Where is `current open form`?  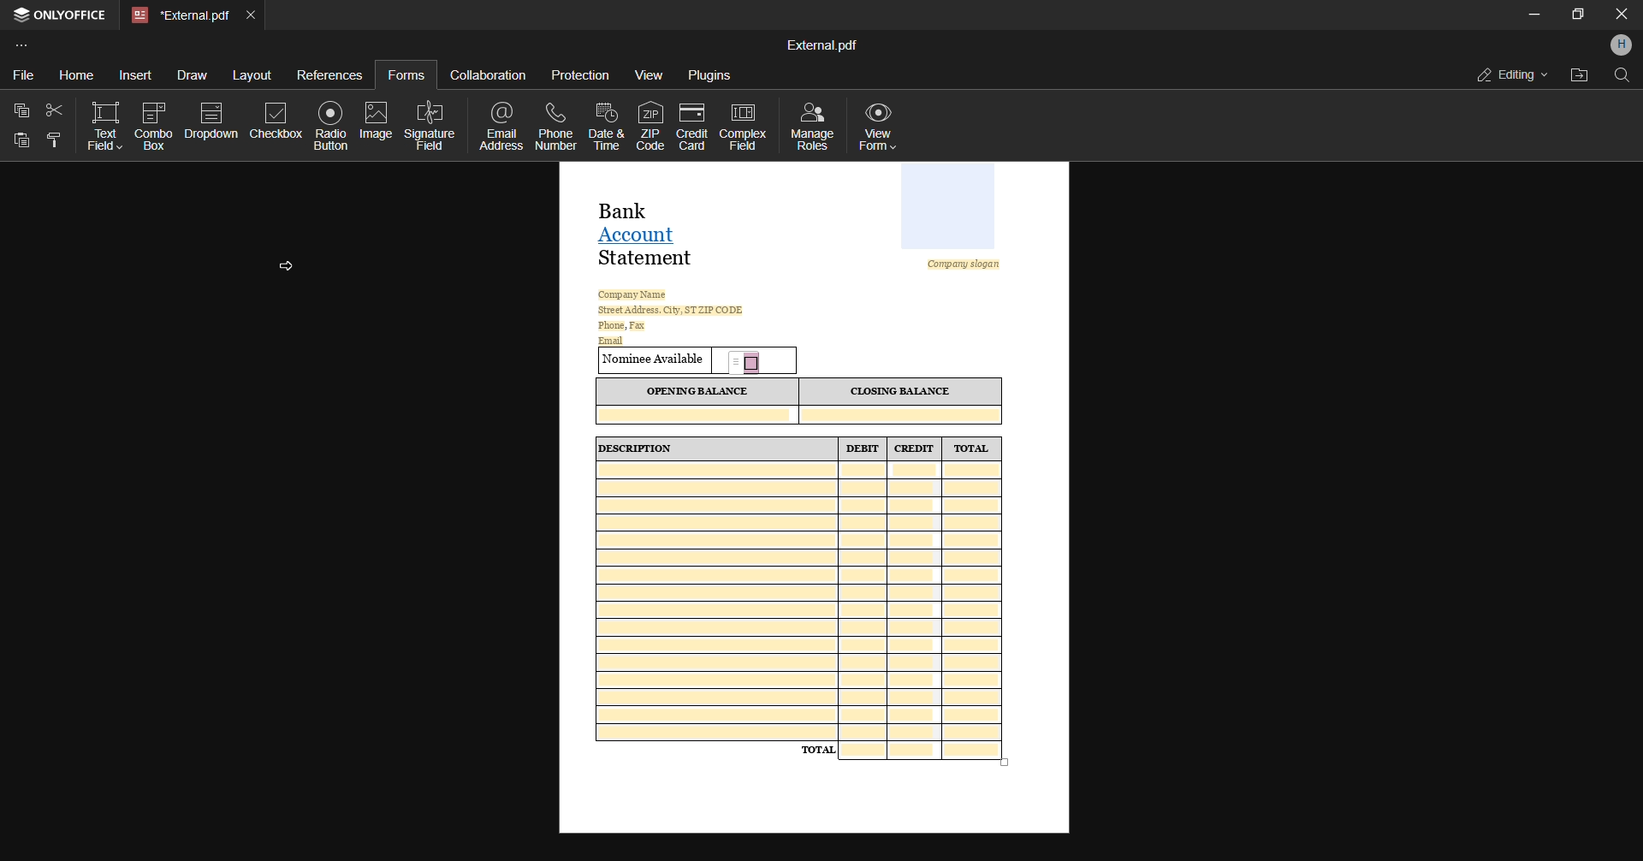
current open form is located at coordinates (815, 607).